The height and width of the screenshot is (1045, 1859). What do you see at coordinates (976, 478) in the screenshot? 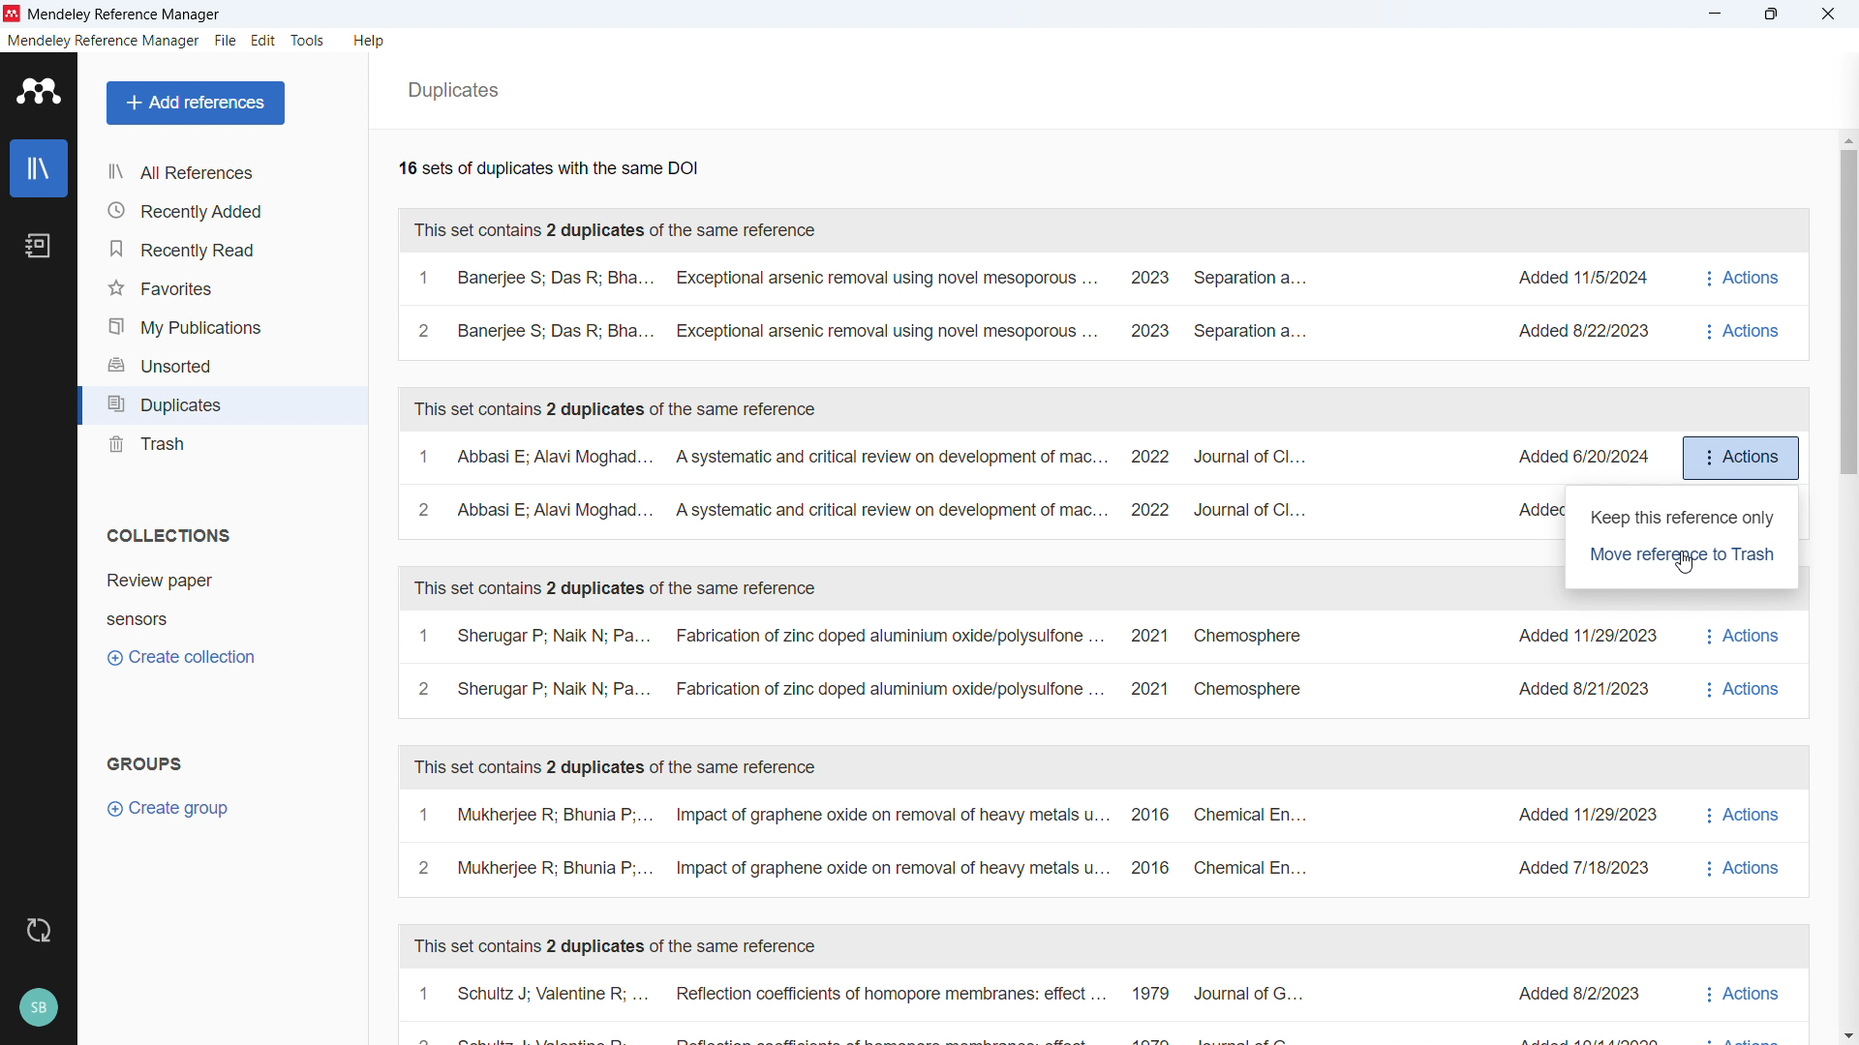
I see `A set of duplicates ` at bounding box center [976, 478].